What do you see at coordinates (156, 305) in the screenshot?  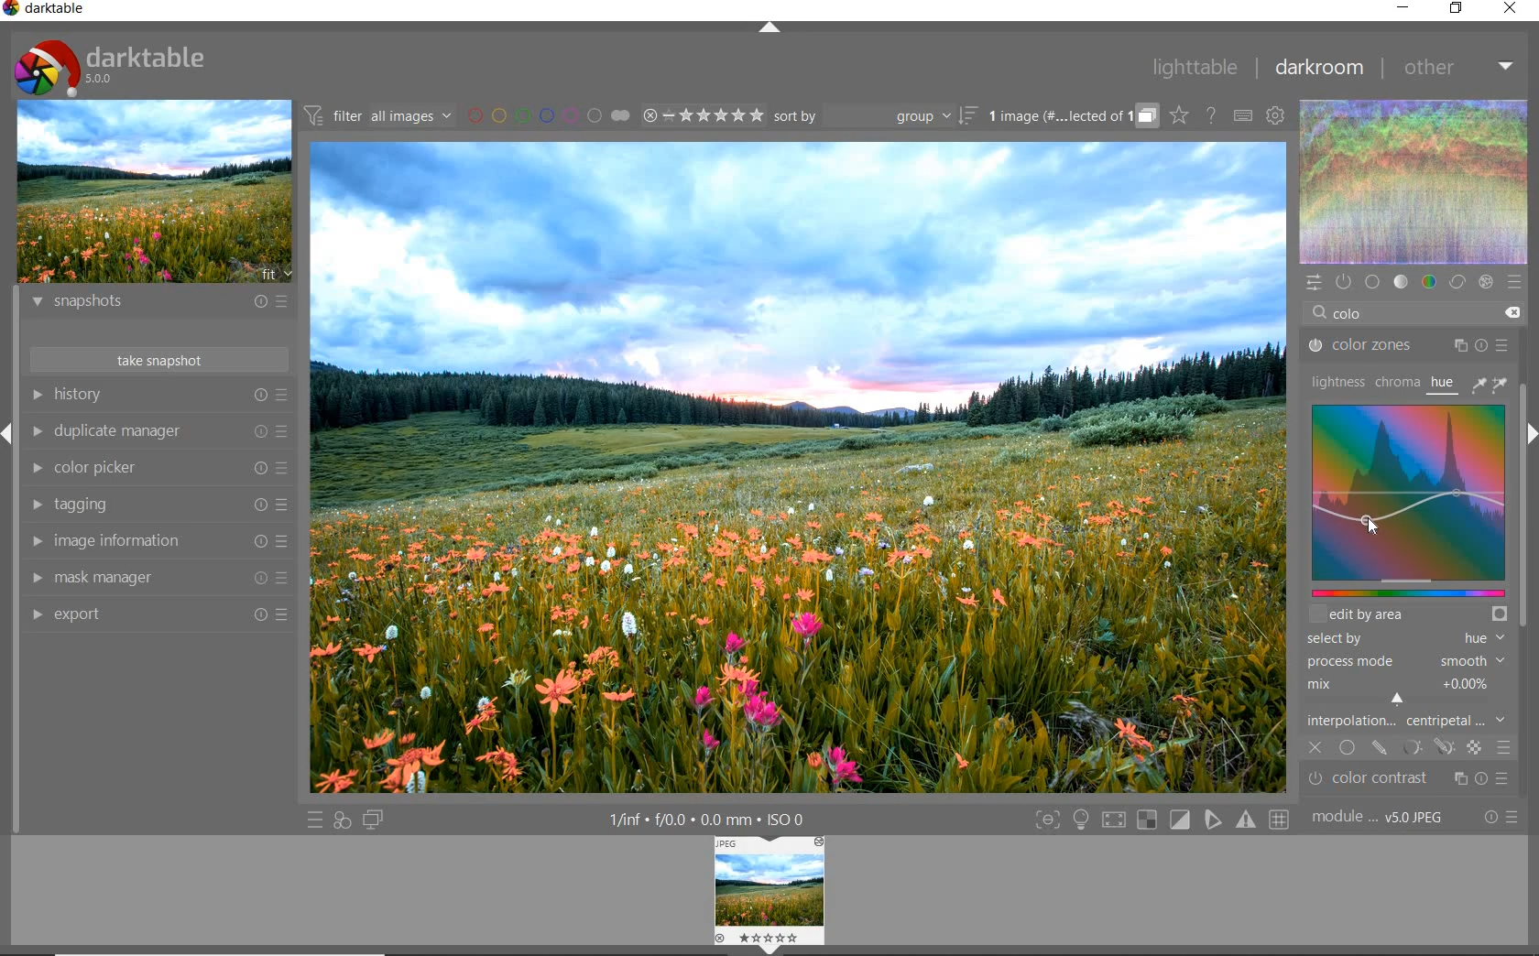 I see `snapshots` at bounding box center [156, 305].